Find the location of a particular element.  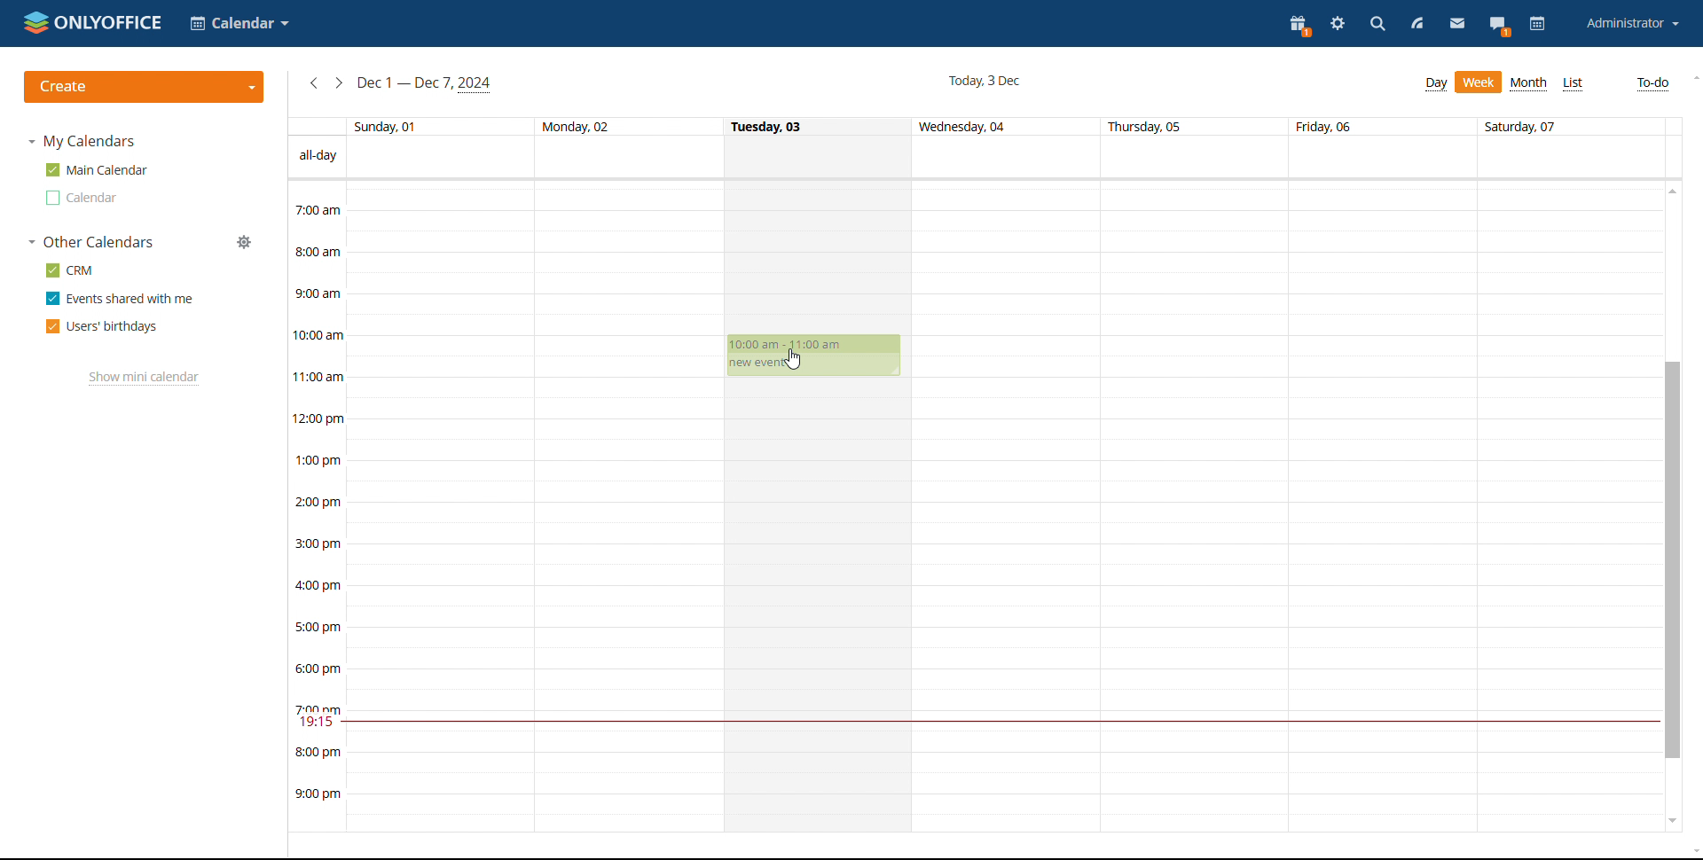

next week is located at coordinates (340, 83).